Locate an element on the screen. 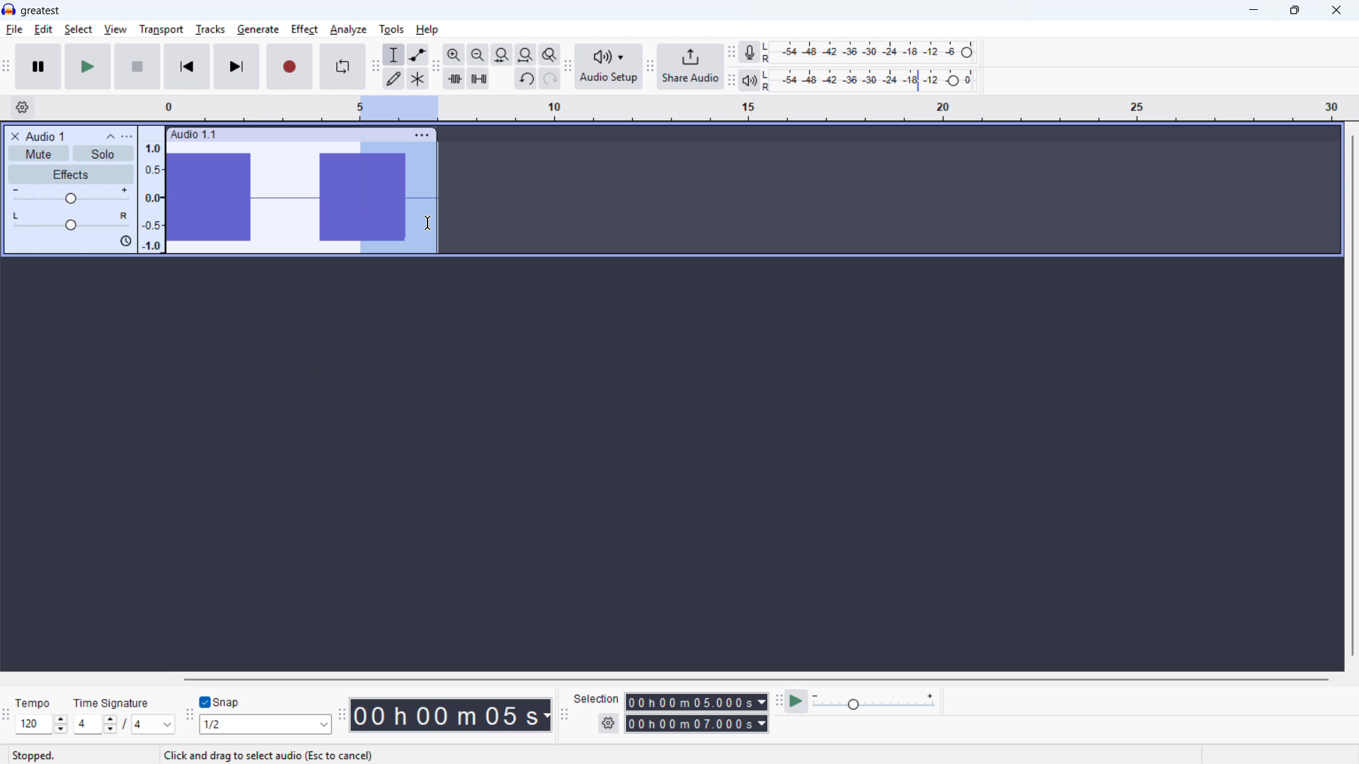 The height and width of the screenshot is (764, 1359). Pan: Centre  is located at coordinates (71, 222).